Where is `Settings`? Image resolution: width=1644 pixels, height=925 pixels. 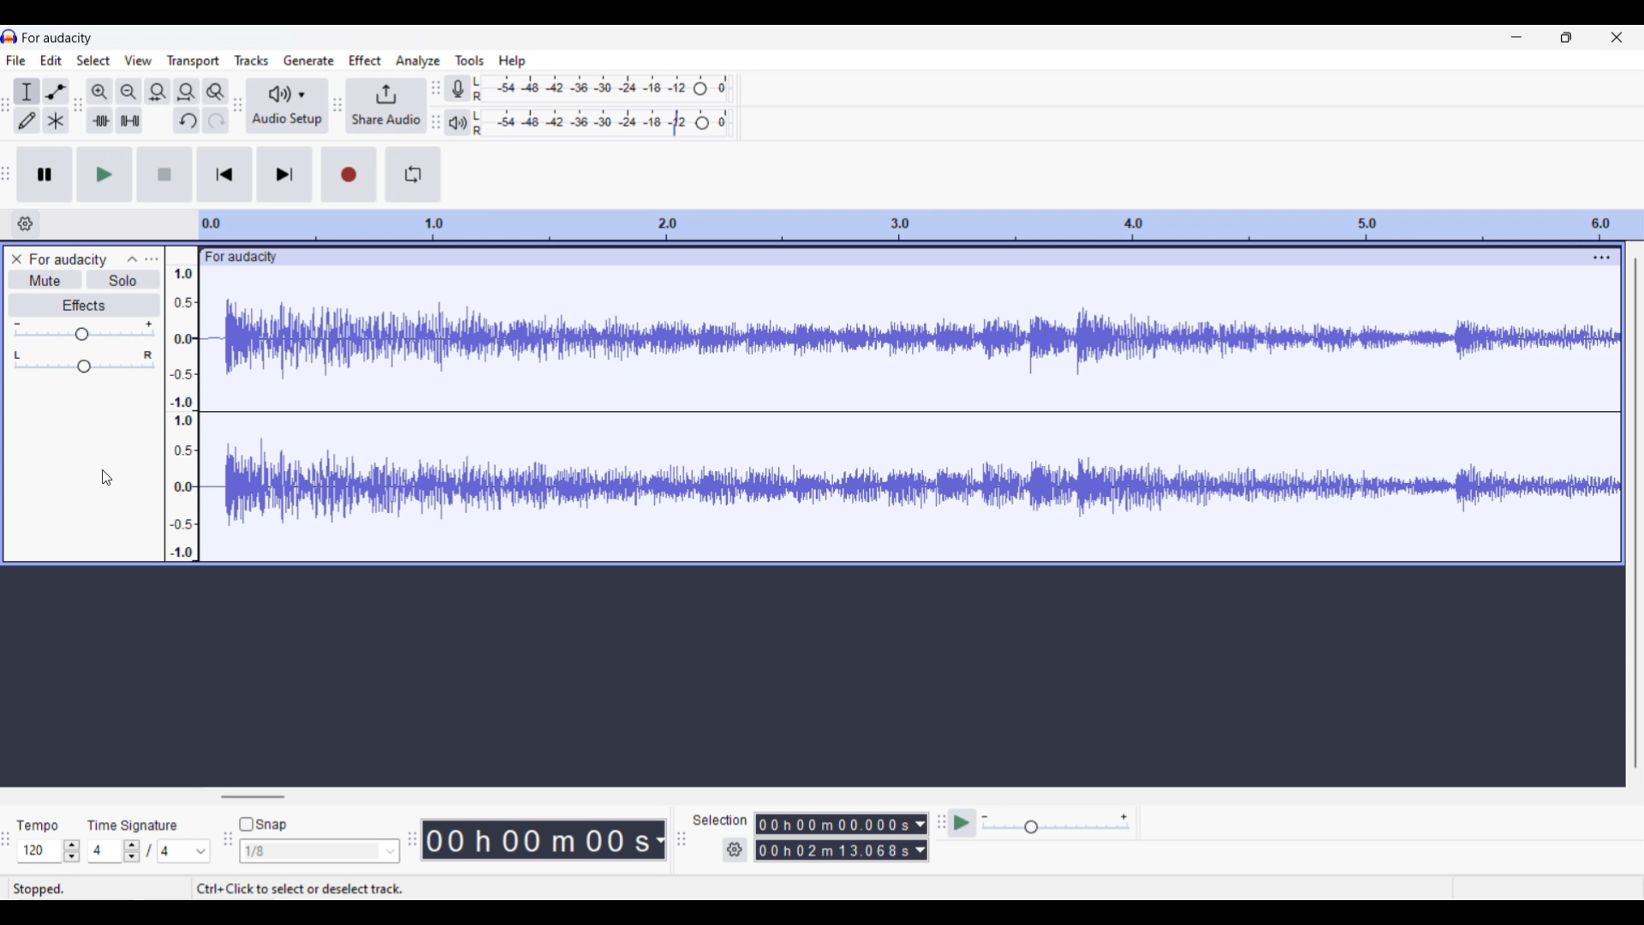
Settings is located at coordinates (735, 850).